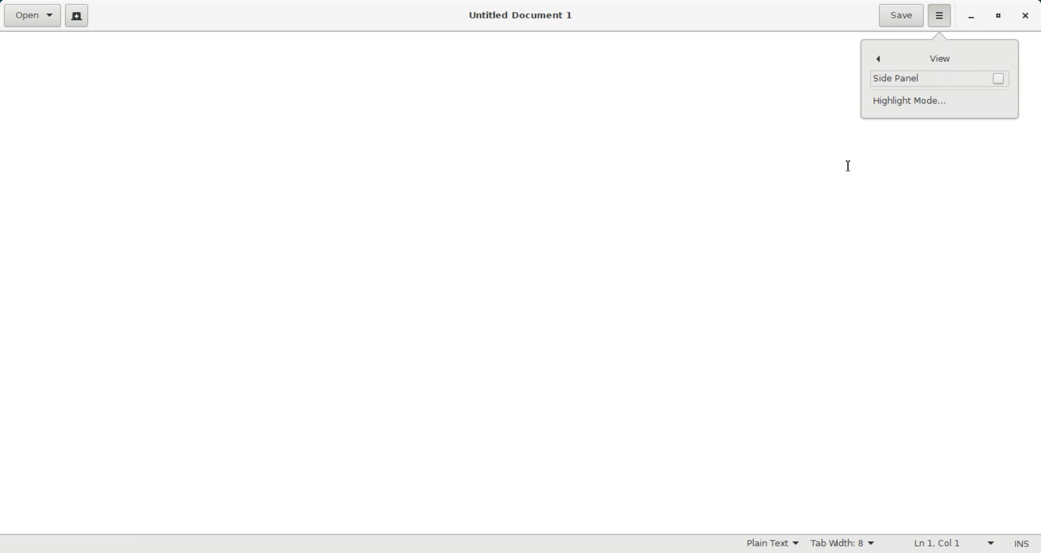 Image resolution: width=1041 pixels, height=553 pixels. Describe the element at coordinates (1021, 543) in the screenshot. I see `Insert` at that location.